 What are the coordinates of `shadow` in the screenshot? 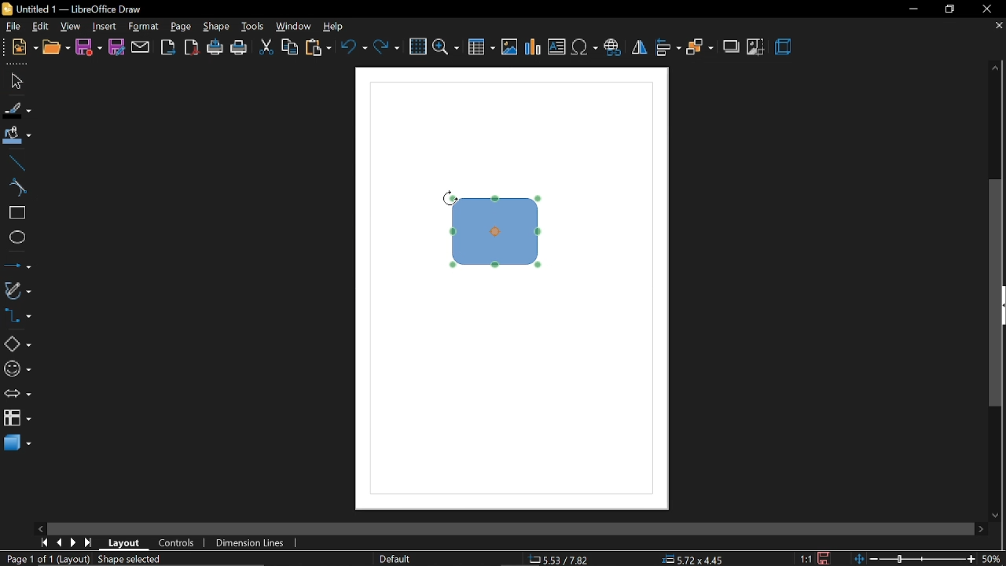 It's located at (730, 47).